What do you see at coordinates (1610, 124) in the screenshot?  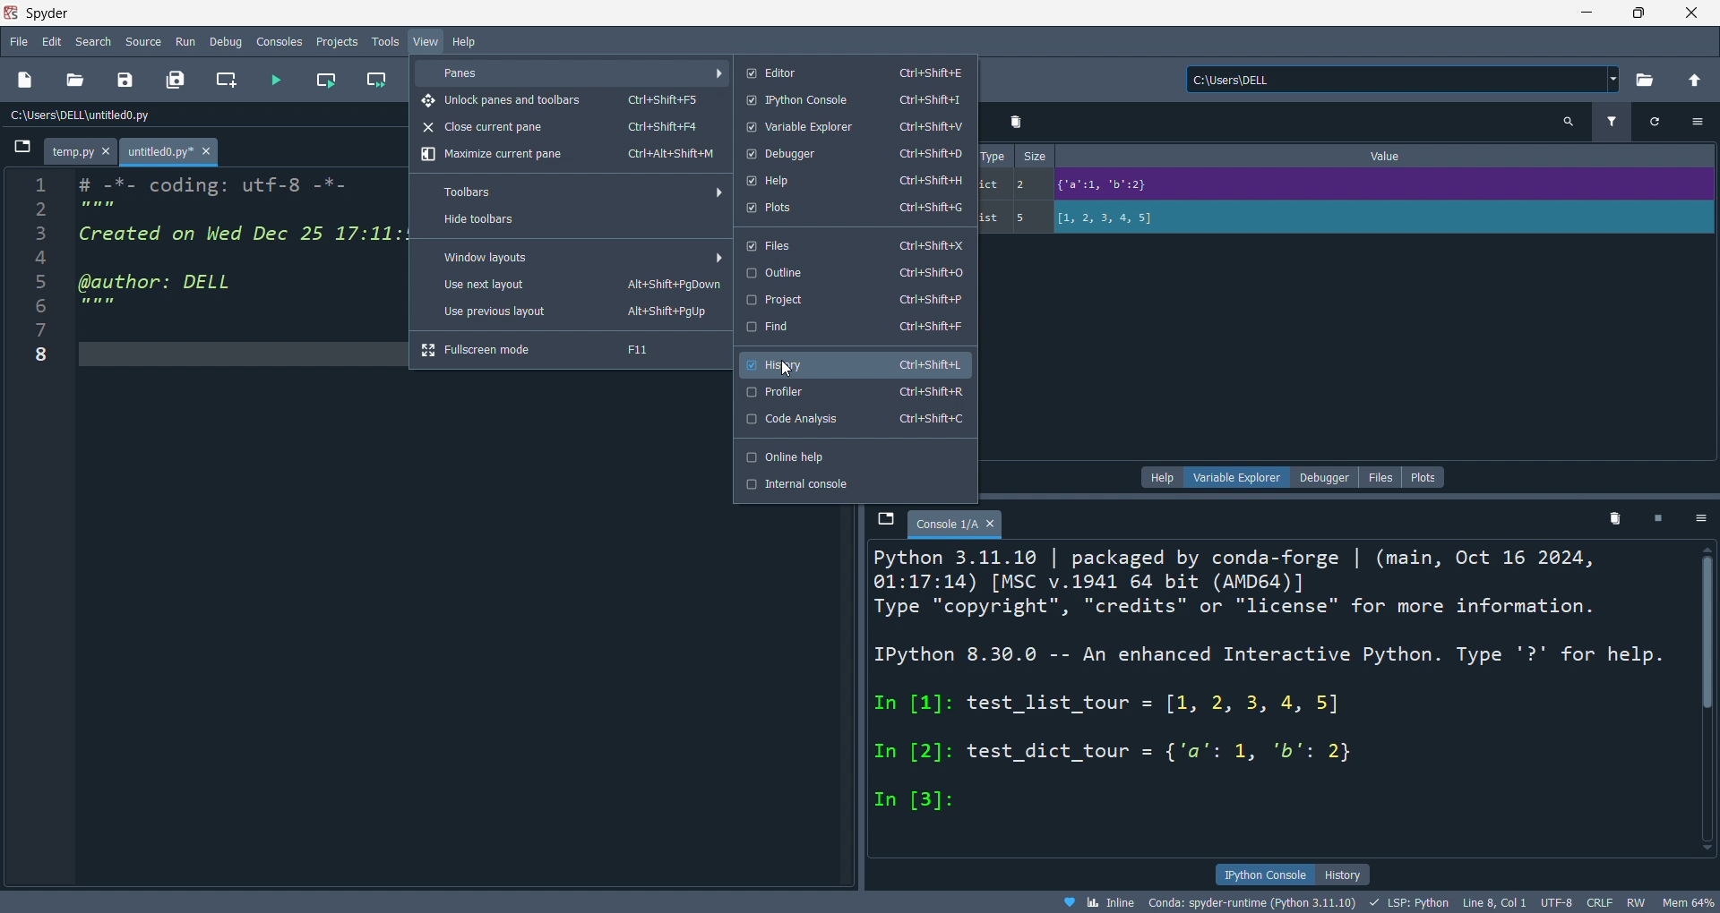 I see `filter` at bounding box center [1610, 124].